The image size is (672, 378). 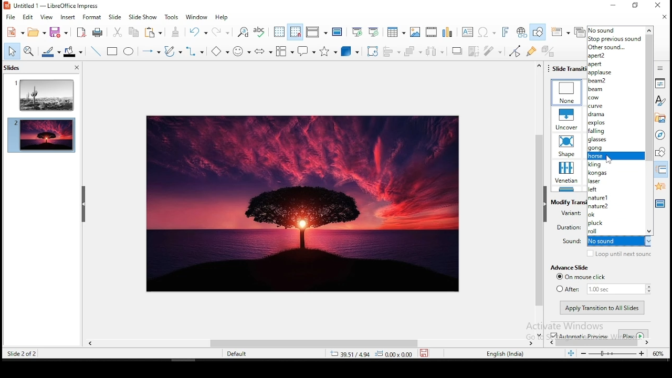 I want to click on loop until next sound, so click(x=619, y=254).